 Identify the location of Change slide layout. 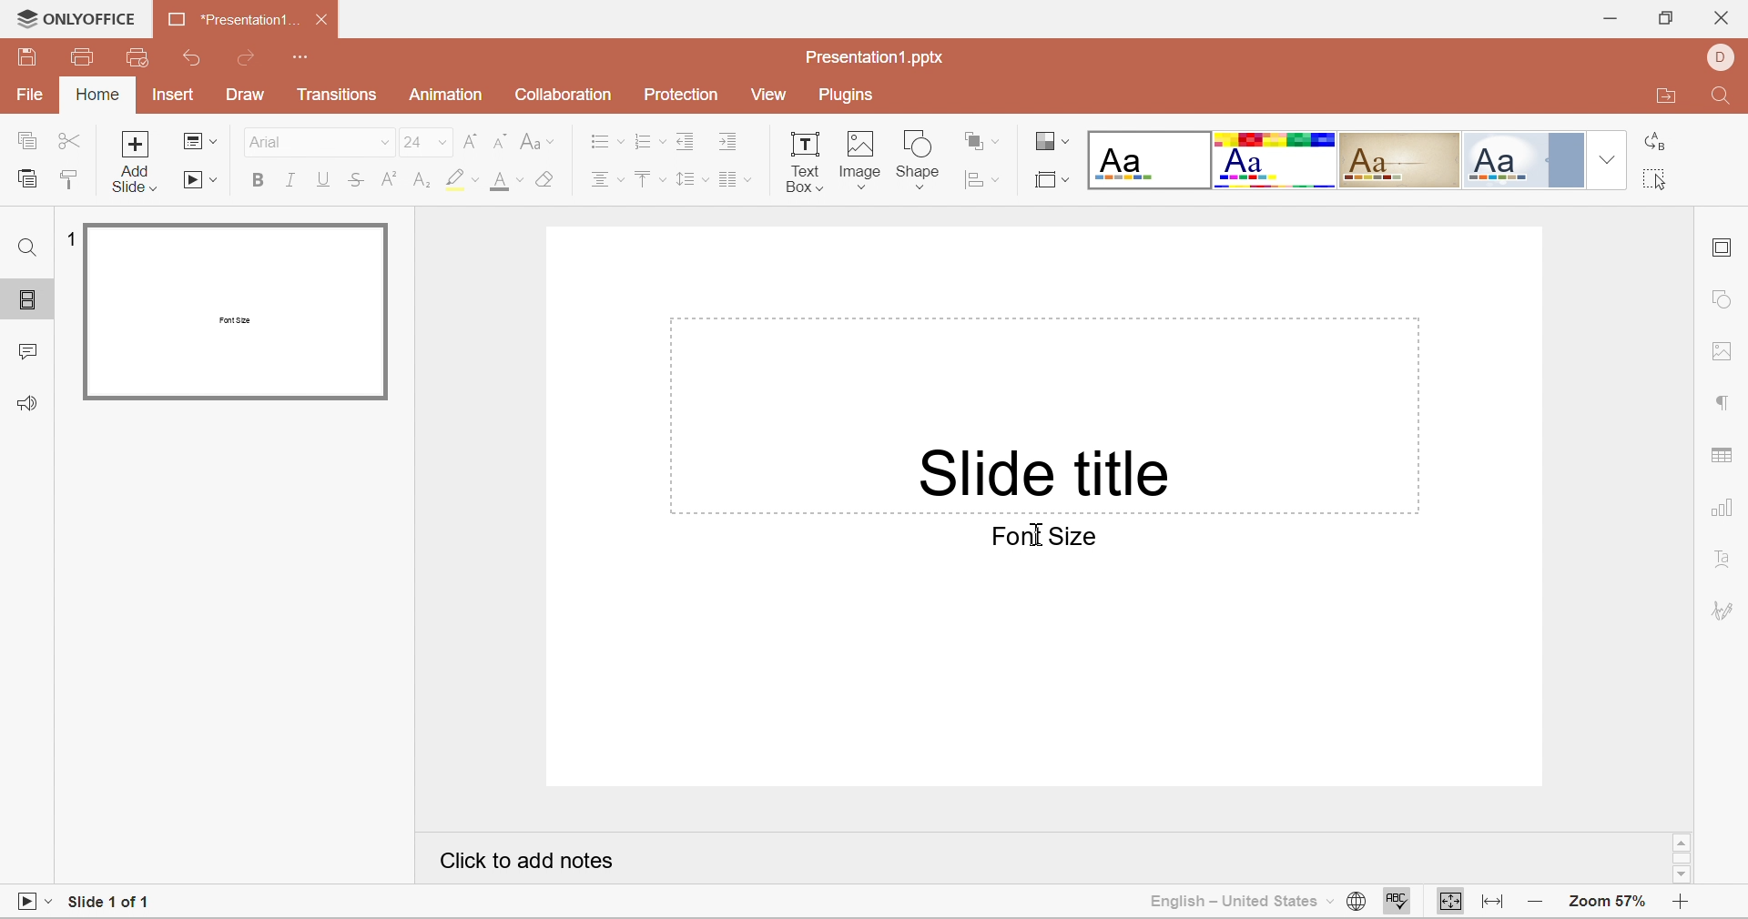
(200, 140).